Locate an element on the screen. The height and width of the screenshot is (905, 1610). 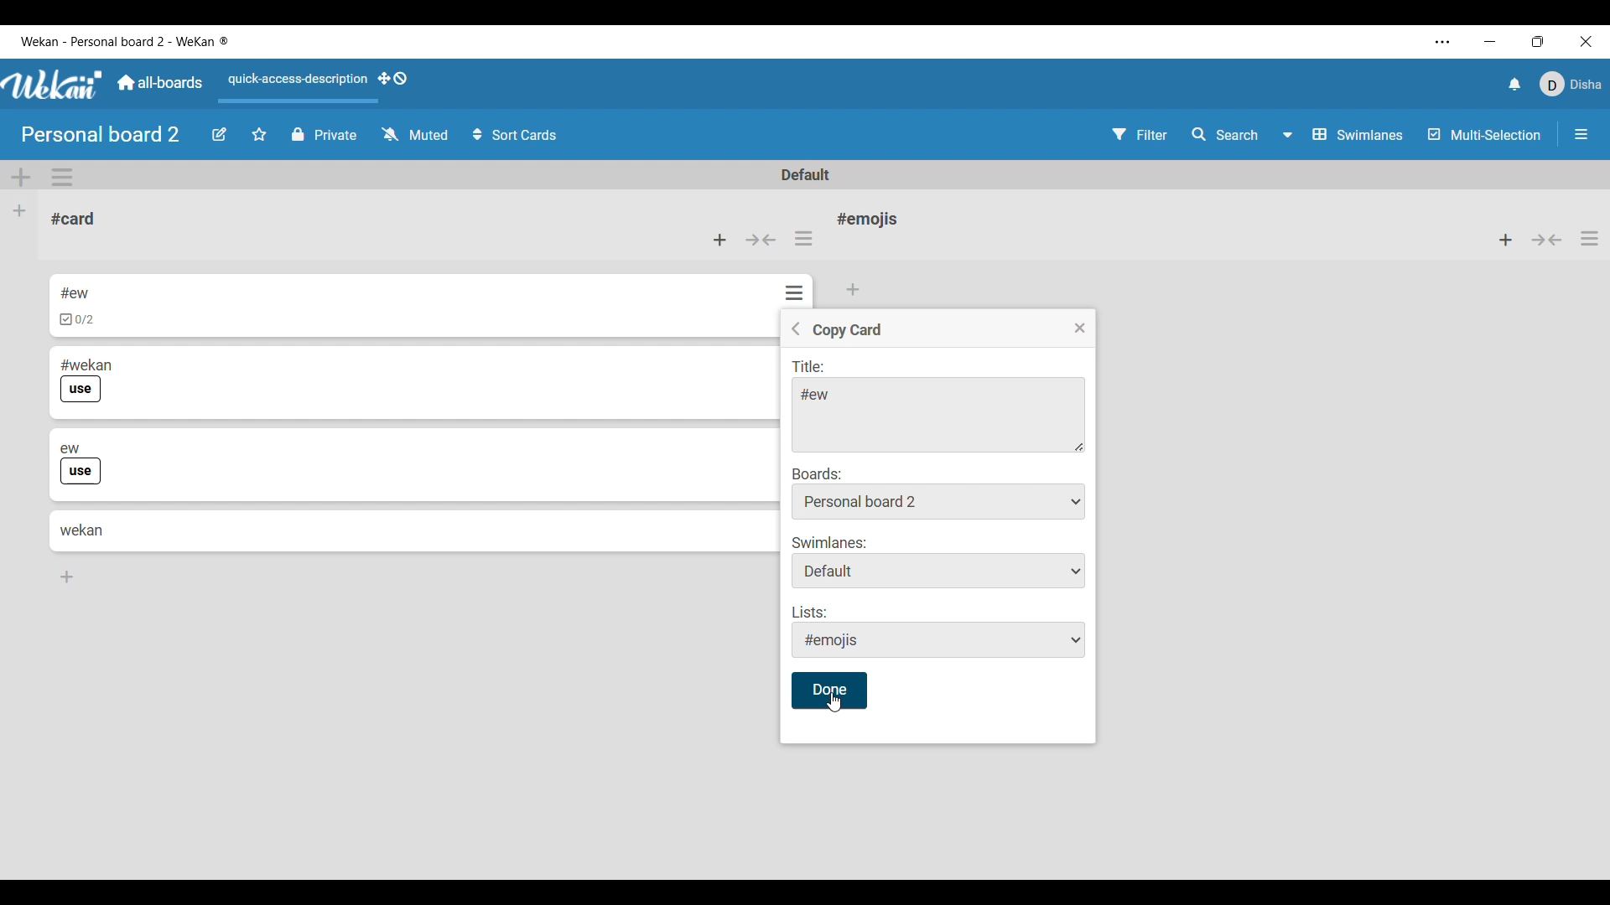
Card 3 is located at coordinates (184, 441).